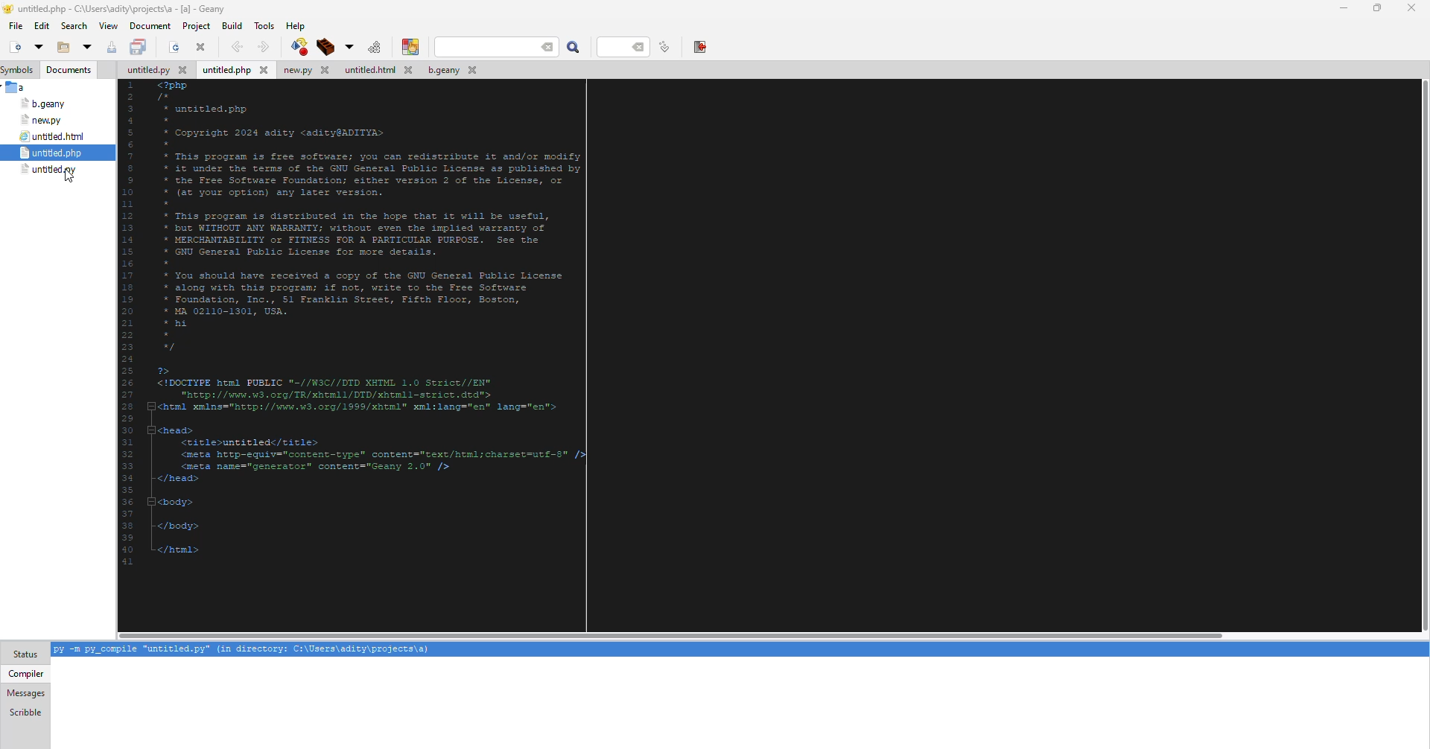 The height and width of the screenshot is (749, 1430). Describe the element at coordinates (197, 26) in the screenshot. I see `project` at that location.